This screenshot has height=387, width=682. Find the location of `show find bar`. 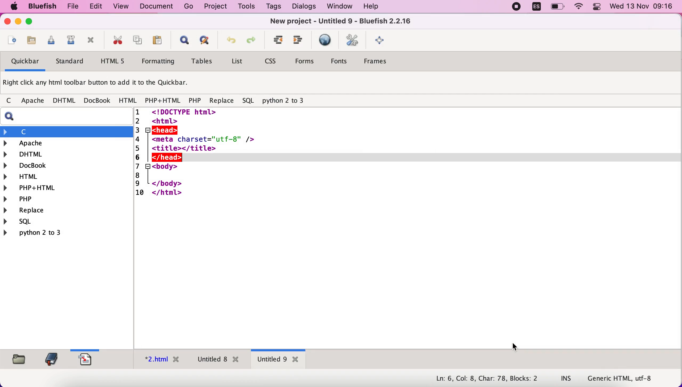

show find bar is located at coordinates (182, 42).